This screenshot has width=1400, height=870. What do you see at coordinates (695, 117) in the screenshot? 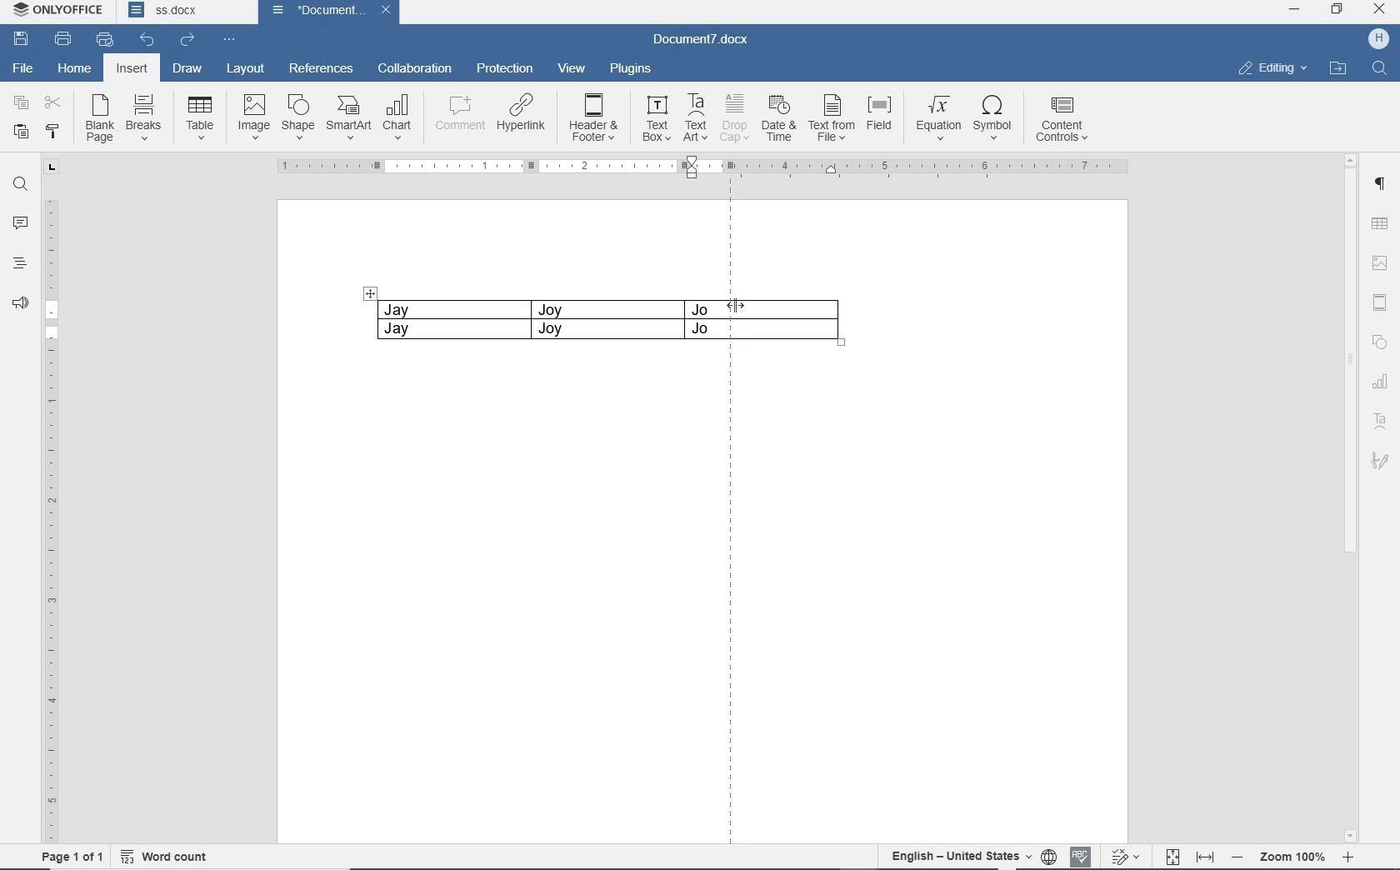
I see `TEXT ART` at bounding box center [695, 117].